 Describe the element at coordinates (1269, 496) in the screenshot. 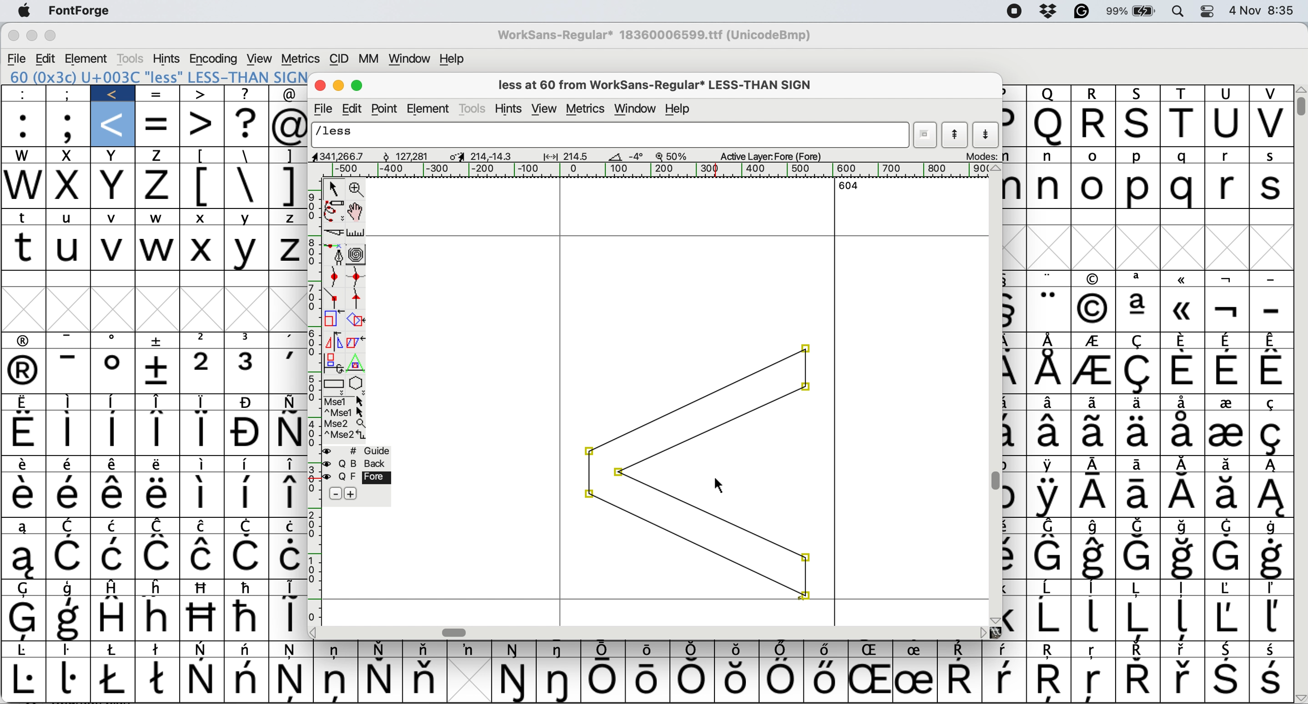

I see `Symbol` at that location.